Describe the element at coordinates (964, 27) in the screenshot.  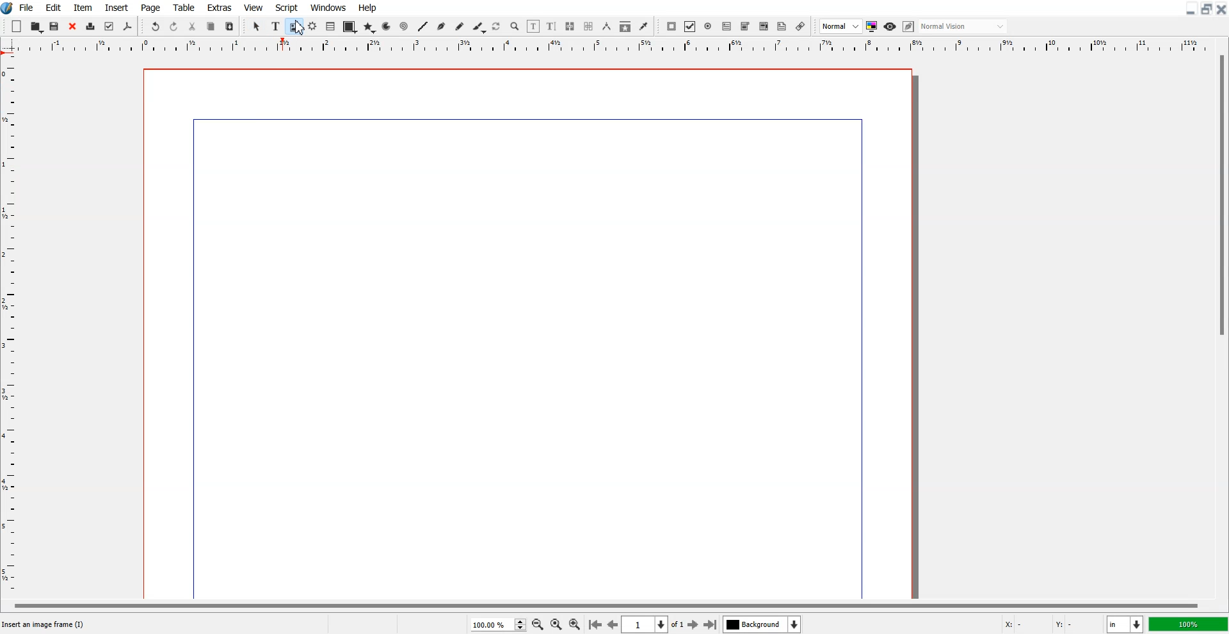
I see `Select the visual appearance` at that location.